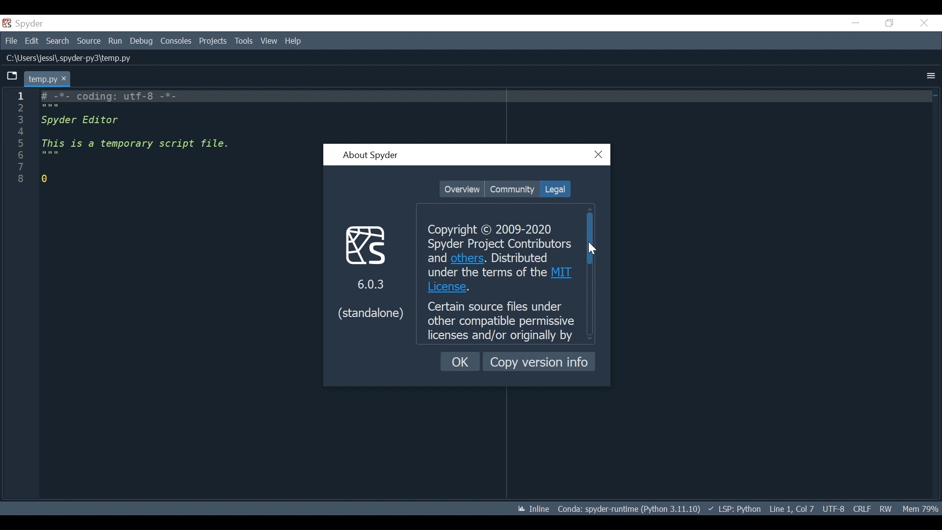  Describe the element at coordinates (461, 362) in the screenshot. I see `OK` at that location.